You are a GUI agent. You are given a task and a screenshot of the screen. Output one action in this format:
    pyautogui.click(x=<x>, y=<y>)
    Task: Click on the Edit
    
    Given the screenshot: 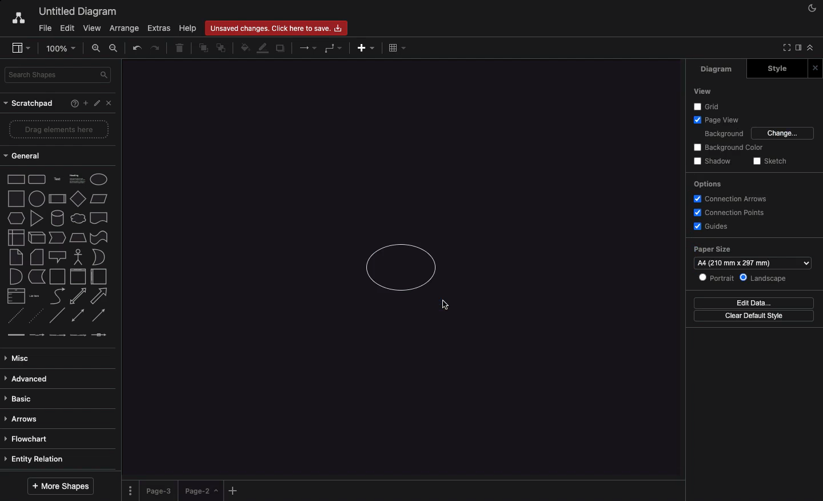 What is the action you would take?
    pyautogui.click(x=98, y=104)
    